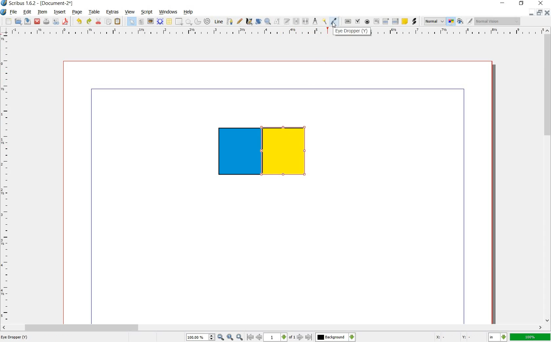  What do you see at coordinates (198, 22) in the screenshot?
I see `arc` at bounding box center [198, 22].